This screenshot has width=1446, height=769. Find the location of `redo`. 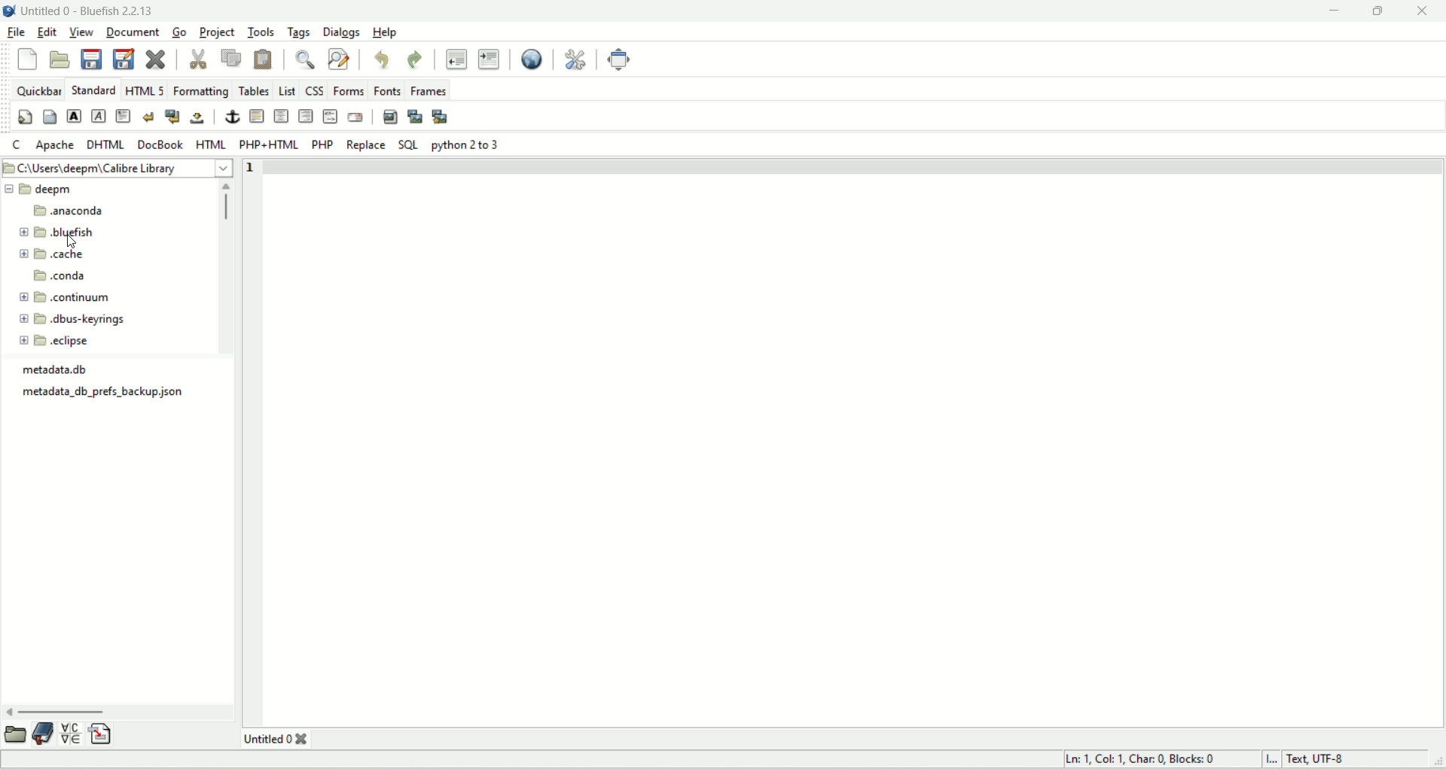

redo is located at coordinates (416, 60).